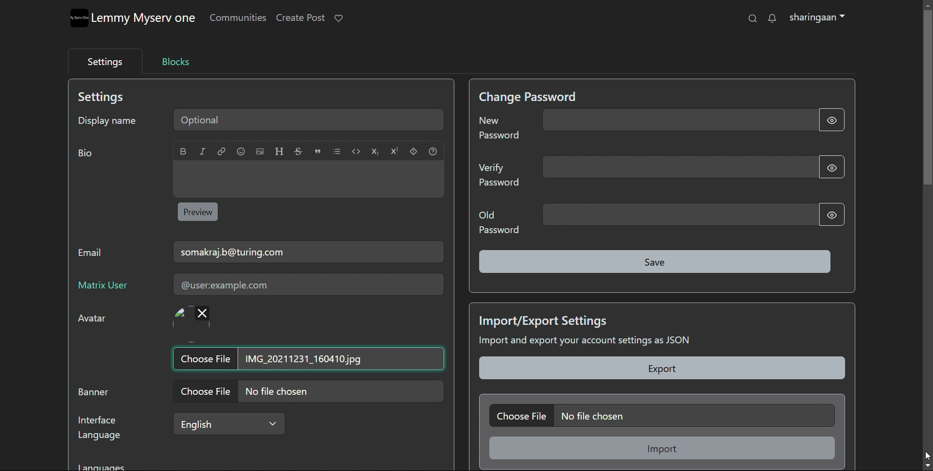  Describe the element at coordinates (375, 151) in the screenshot. I see `subscriipt` at that location.